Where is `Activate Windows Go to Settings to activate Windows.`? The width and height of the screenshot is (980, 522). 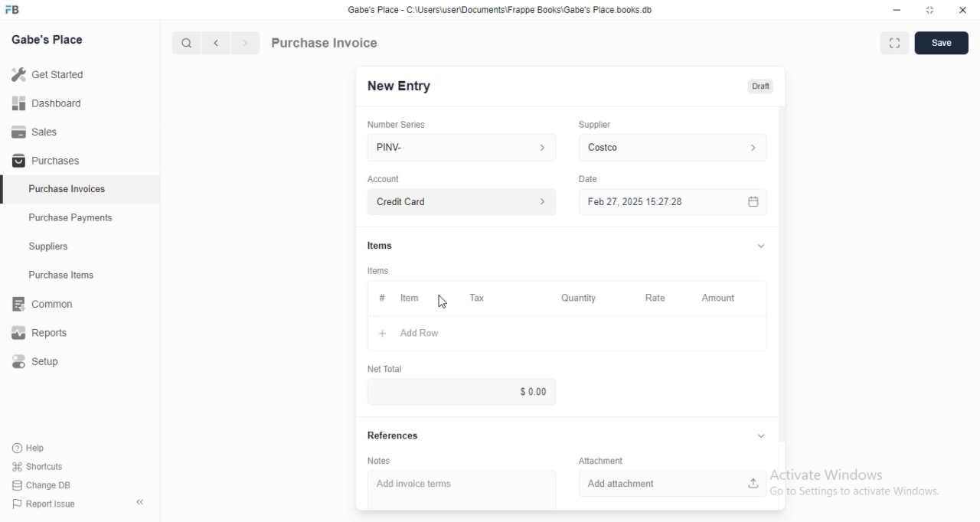
Activate Windows Go to Settings to activate Windows. is located at coordinates (855, 482).